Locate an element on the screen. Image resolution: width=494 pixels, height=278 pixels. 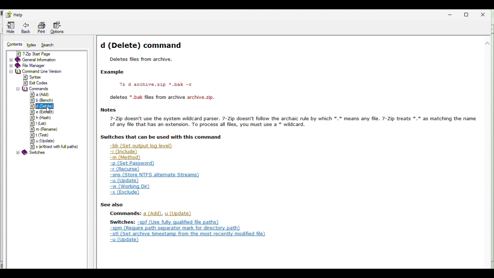
Search is located at coordinates (49, 45).